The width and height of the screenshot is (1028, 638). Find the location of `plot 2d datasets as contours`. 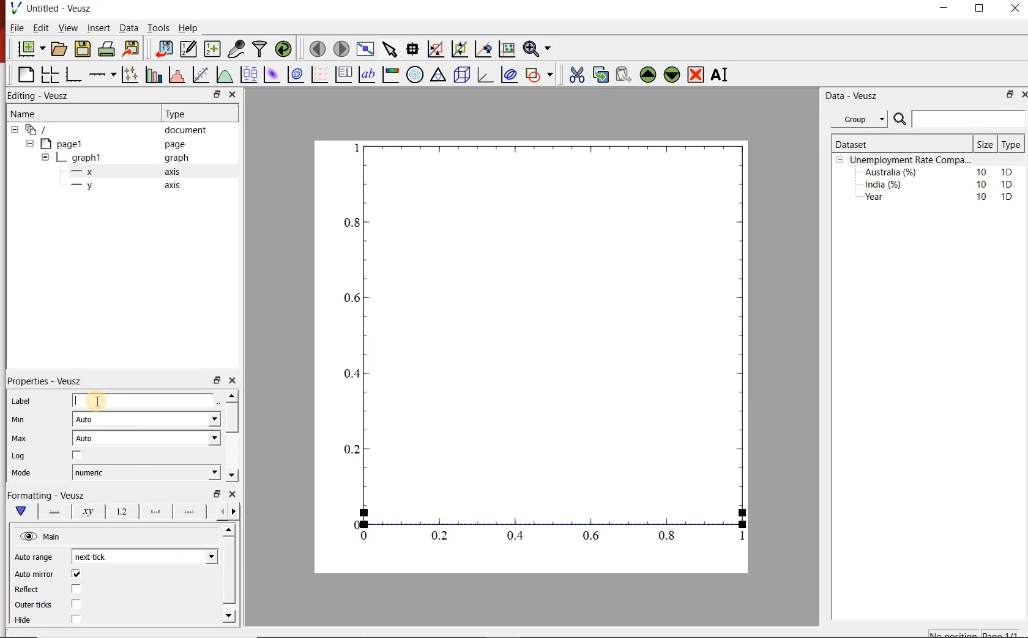

plot 2d datasets as contours is located at coordinates (295, 75).